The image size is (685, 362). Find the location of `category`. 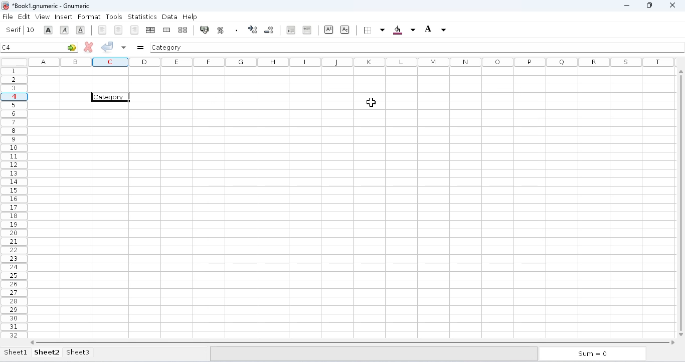

category is located at coordinates (110, 97).